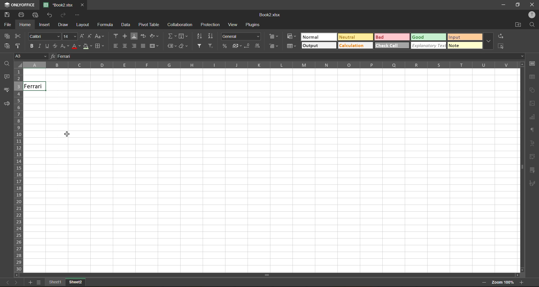 The image size is (539, 287). Describe the element at coordinates (43, 25) in the screenshot. I see `insert` at that location.